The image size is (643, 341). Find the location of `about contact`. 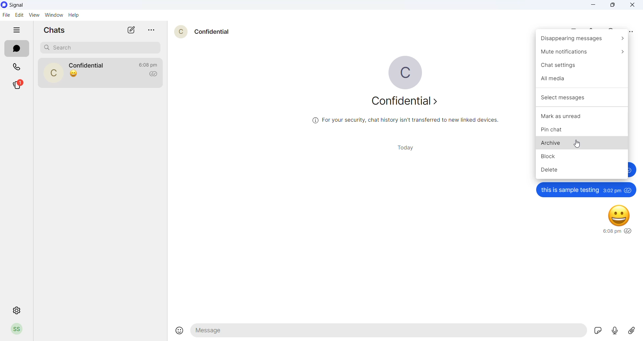

about contact is located at coordinates (404, 102).